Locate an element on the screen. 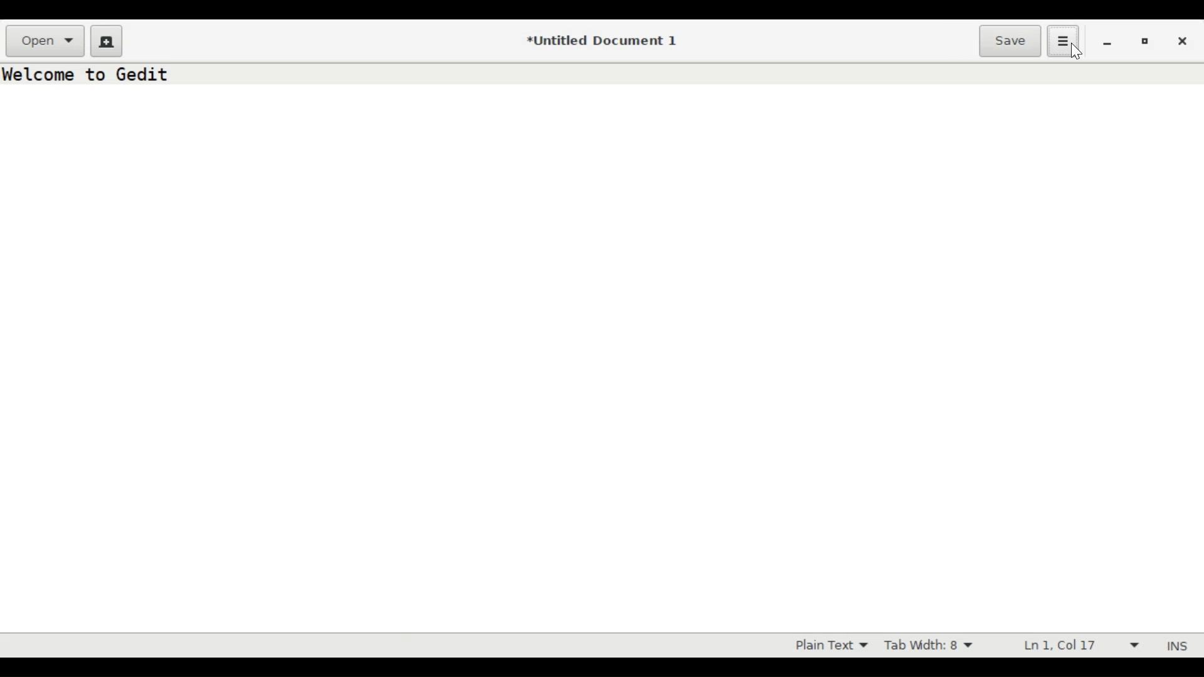 The image size is (1204, 677). *Untitled Document 1 is located at coordinates (603, 41).